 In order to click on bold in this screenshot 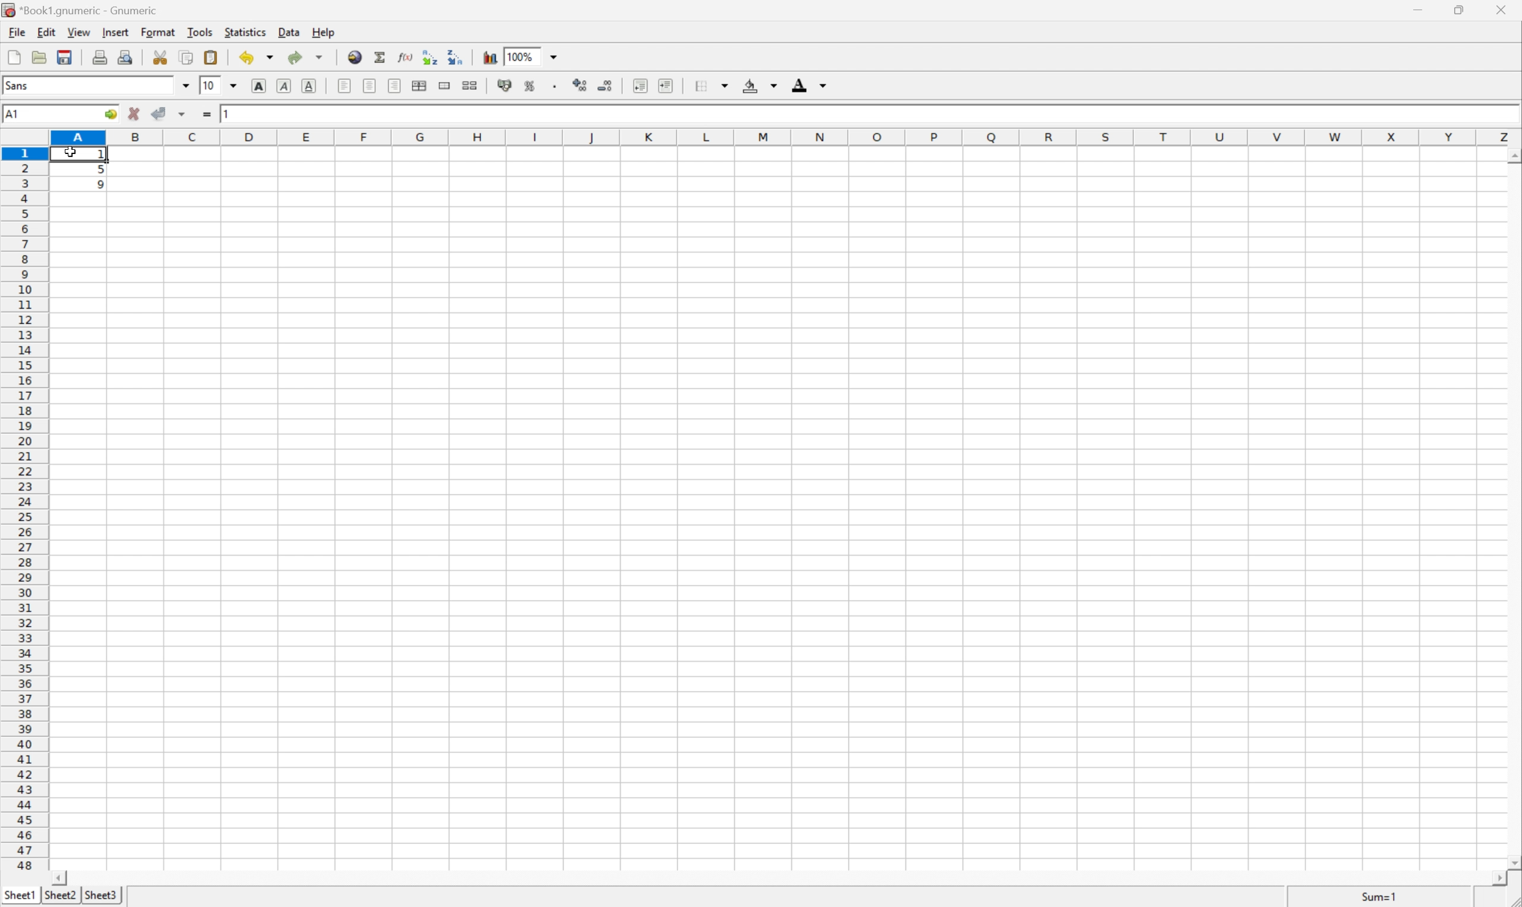, I will do `click(262, 86)`.